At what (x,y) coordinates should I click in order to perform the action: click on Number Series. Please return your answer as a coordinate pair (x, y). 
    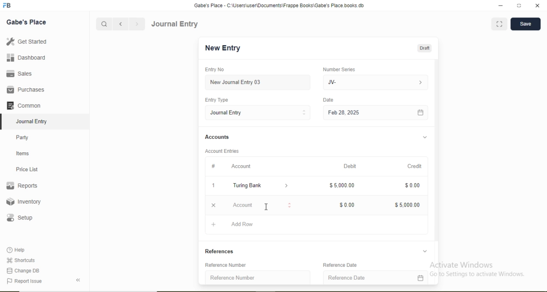
    Looking at the image, I should click on (339, 70).